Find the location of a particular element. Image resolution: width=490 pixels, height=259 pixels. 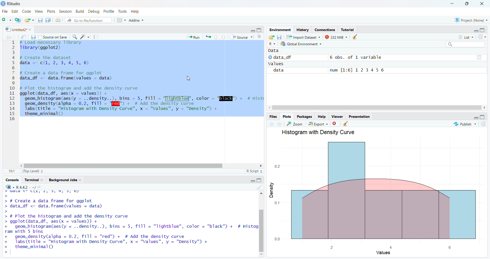

# Plot the histogram and add the density curve
ggplot(data_df, aes(x = values)) +
geom_histogram(aes(y = ..density..), bins = 5, fill = '[ightbIug", color - "QUEER" + # Hist
geom_density(alpha = 0.2, fill = '[@@") + # Add the density curve
Tabs (title = "Histogram with Density Curve", x = "Values", y = "Density") +
theme_minimal() is located at coordinates (142, 101).